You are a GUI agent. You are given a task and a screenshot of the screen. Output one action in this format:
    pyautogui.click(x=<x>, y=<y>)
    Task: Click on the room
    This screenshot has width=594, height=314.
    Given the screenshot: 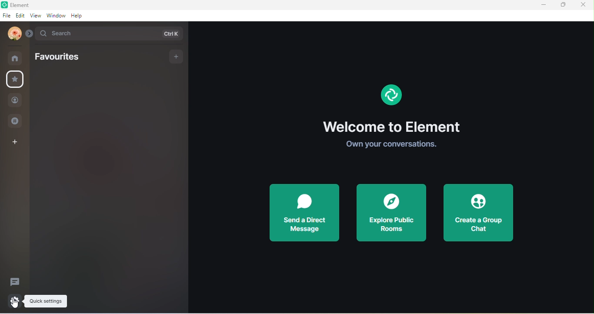 What is the action you would take?
    pyautogui.click(x=16, y=57)
    